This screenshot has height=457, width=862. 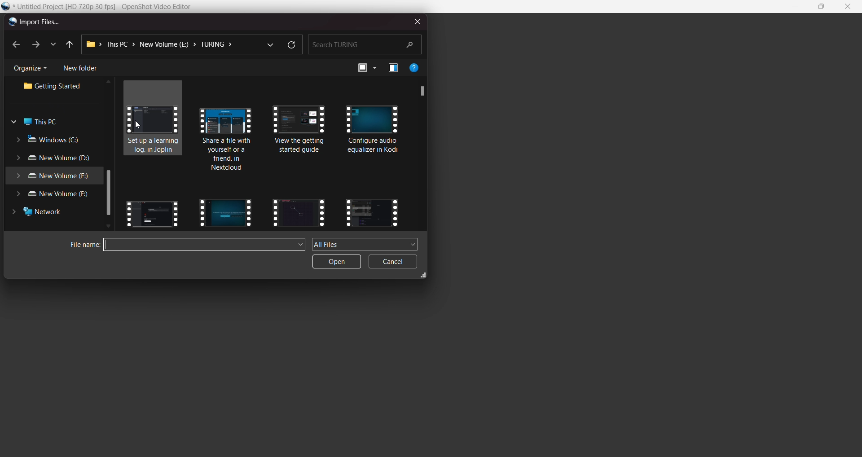 I want to click on all files, so click(x=365, y=244).